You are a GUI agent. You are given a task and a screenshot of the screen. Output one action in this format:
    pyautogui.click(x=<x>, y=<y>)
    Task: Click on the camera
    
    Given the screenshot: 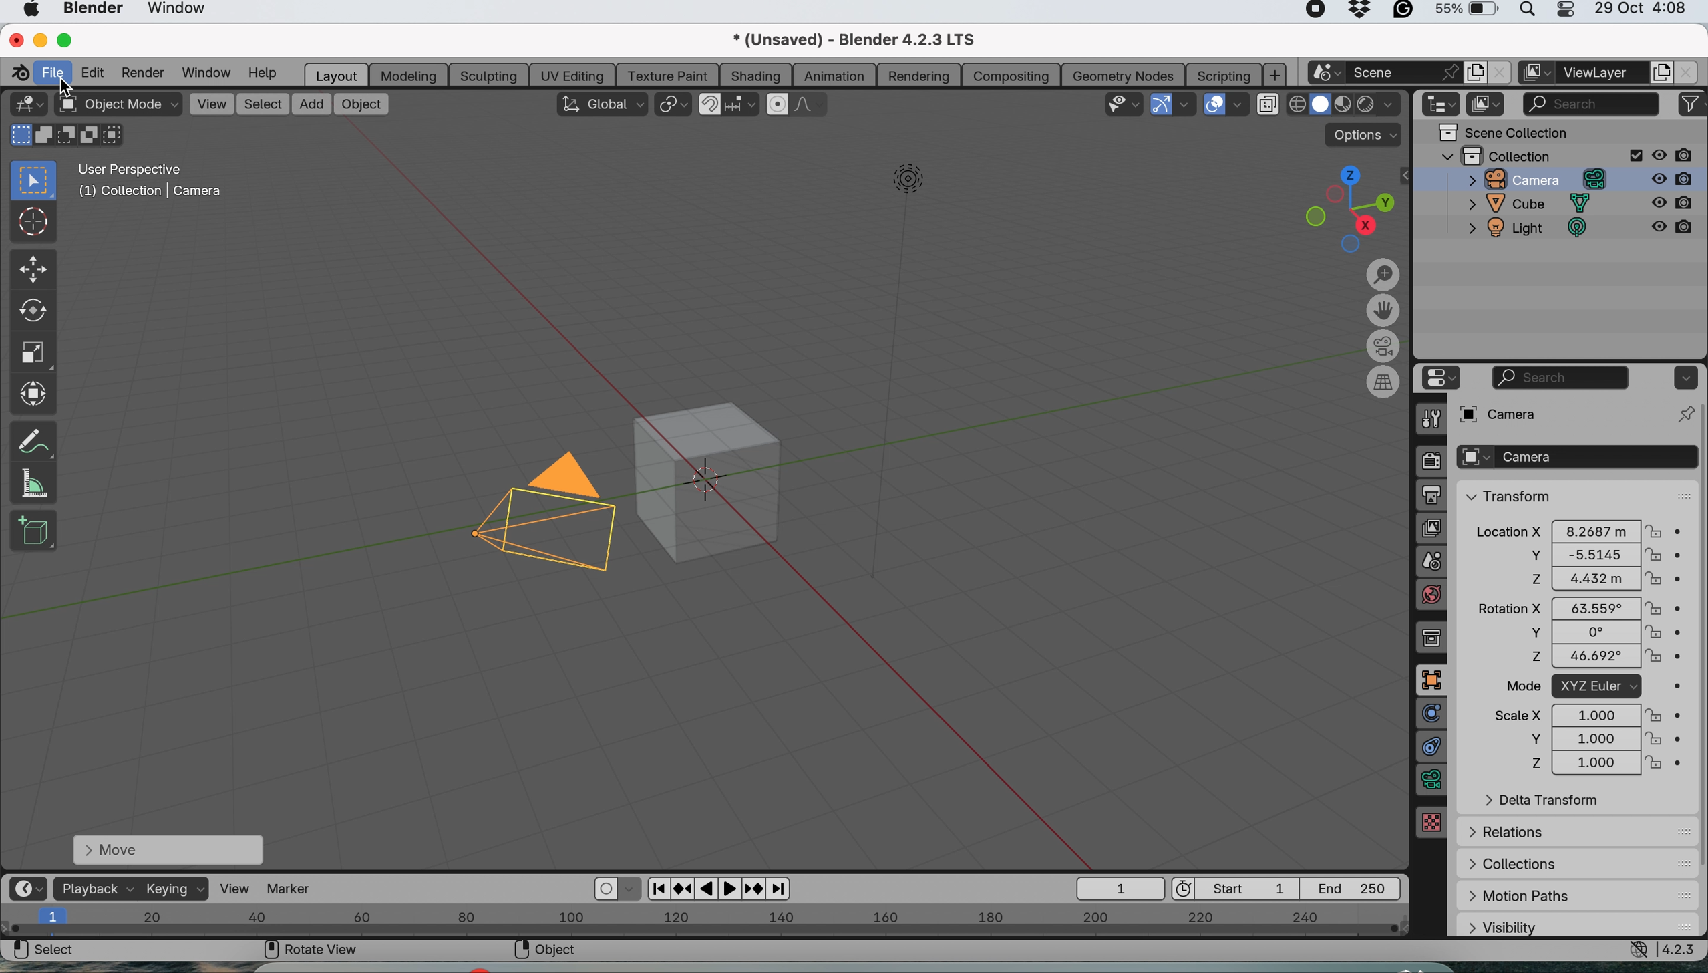 What is the action you would take?
    pyautogui.click(x=1530, y=179)
    